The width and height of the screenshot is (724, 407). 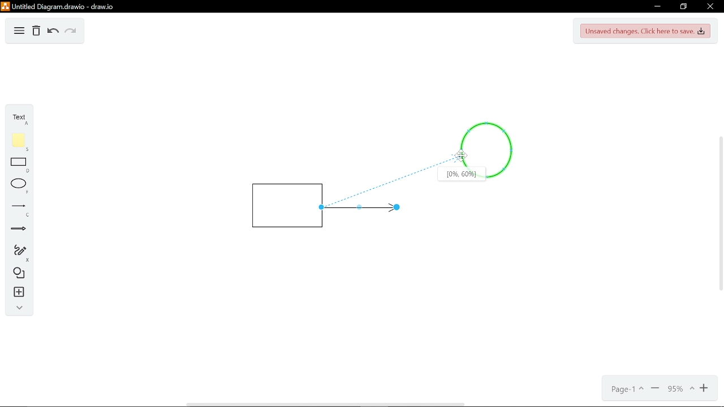 What do you see at coordinates (16, 165) in the screenshot?
I see `Rectangle` at bounding box center [16, 165].